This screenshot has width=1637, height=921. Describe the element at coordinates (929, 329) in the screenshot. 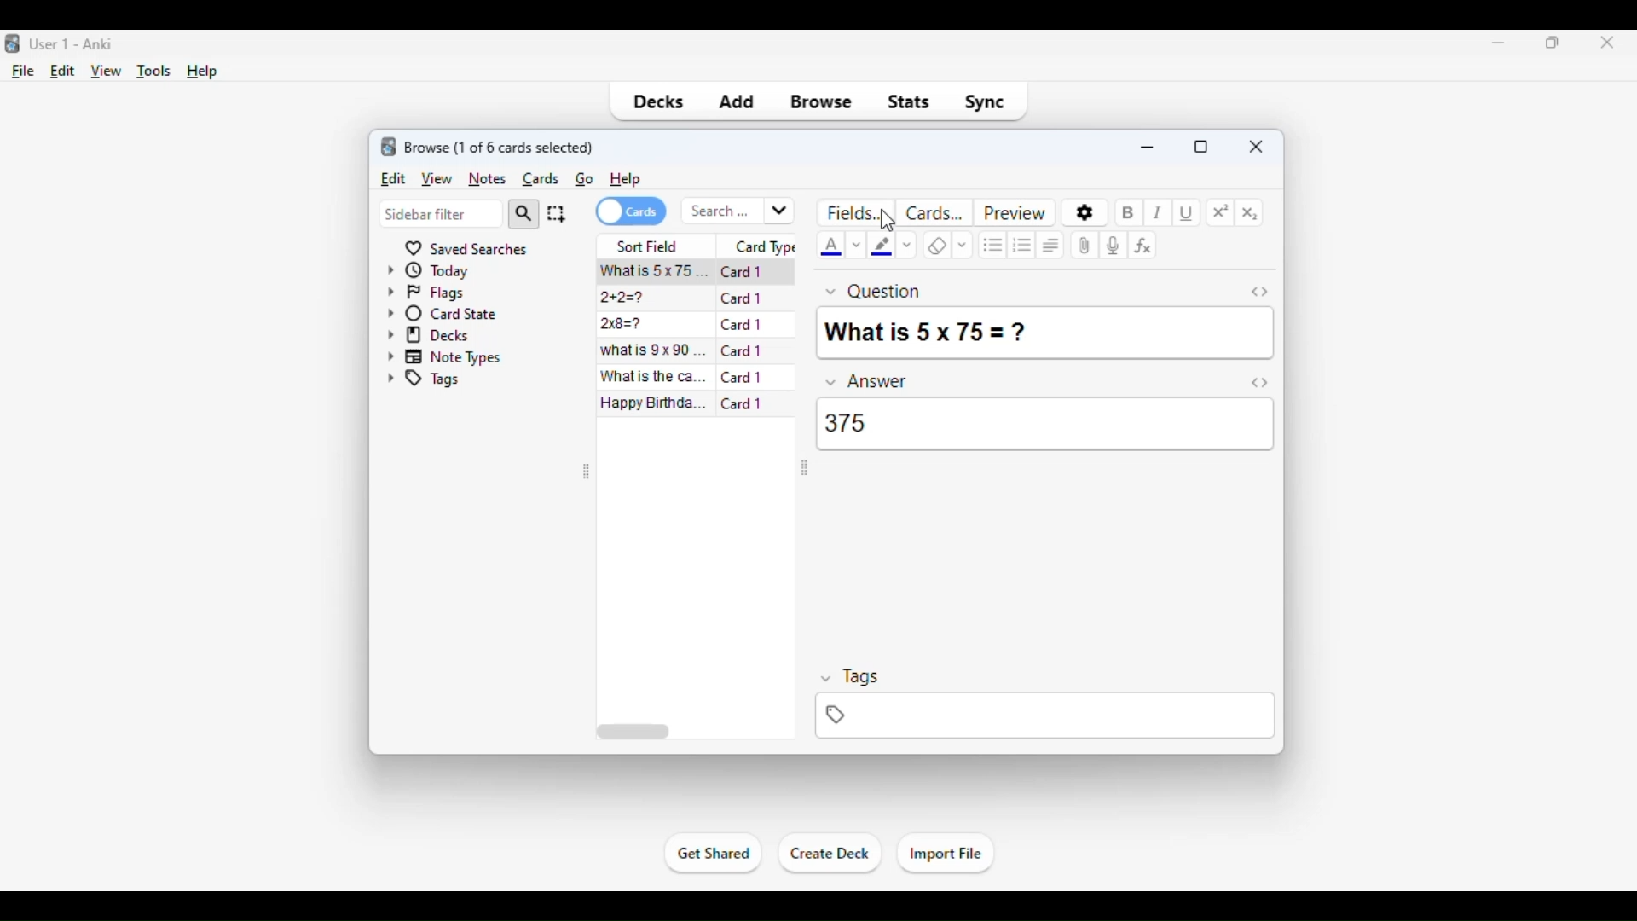

I see `what is 5x75=?` at that location.